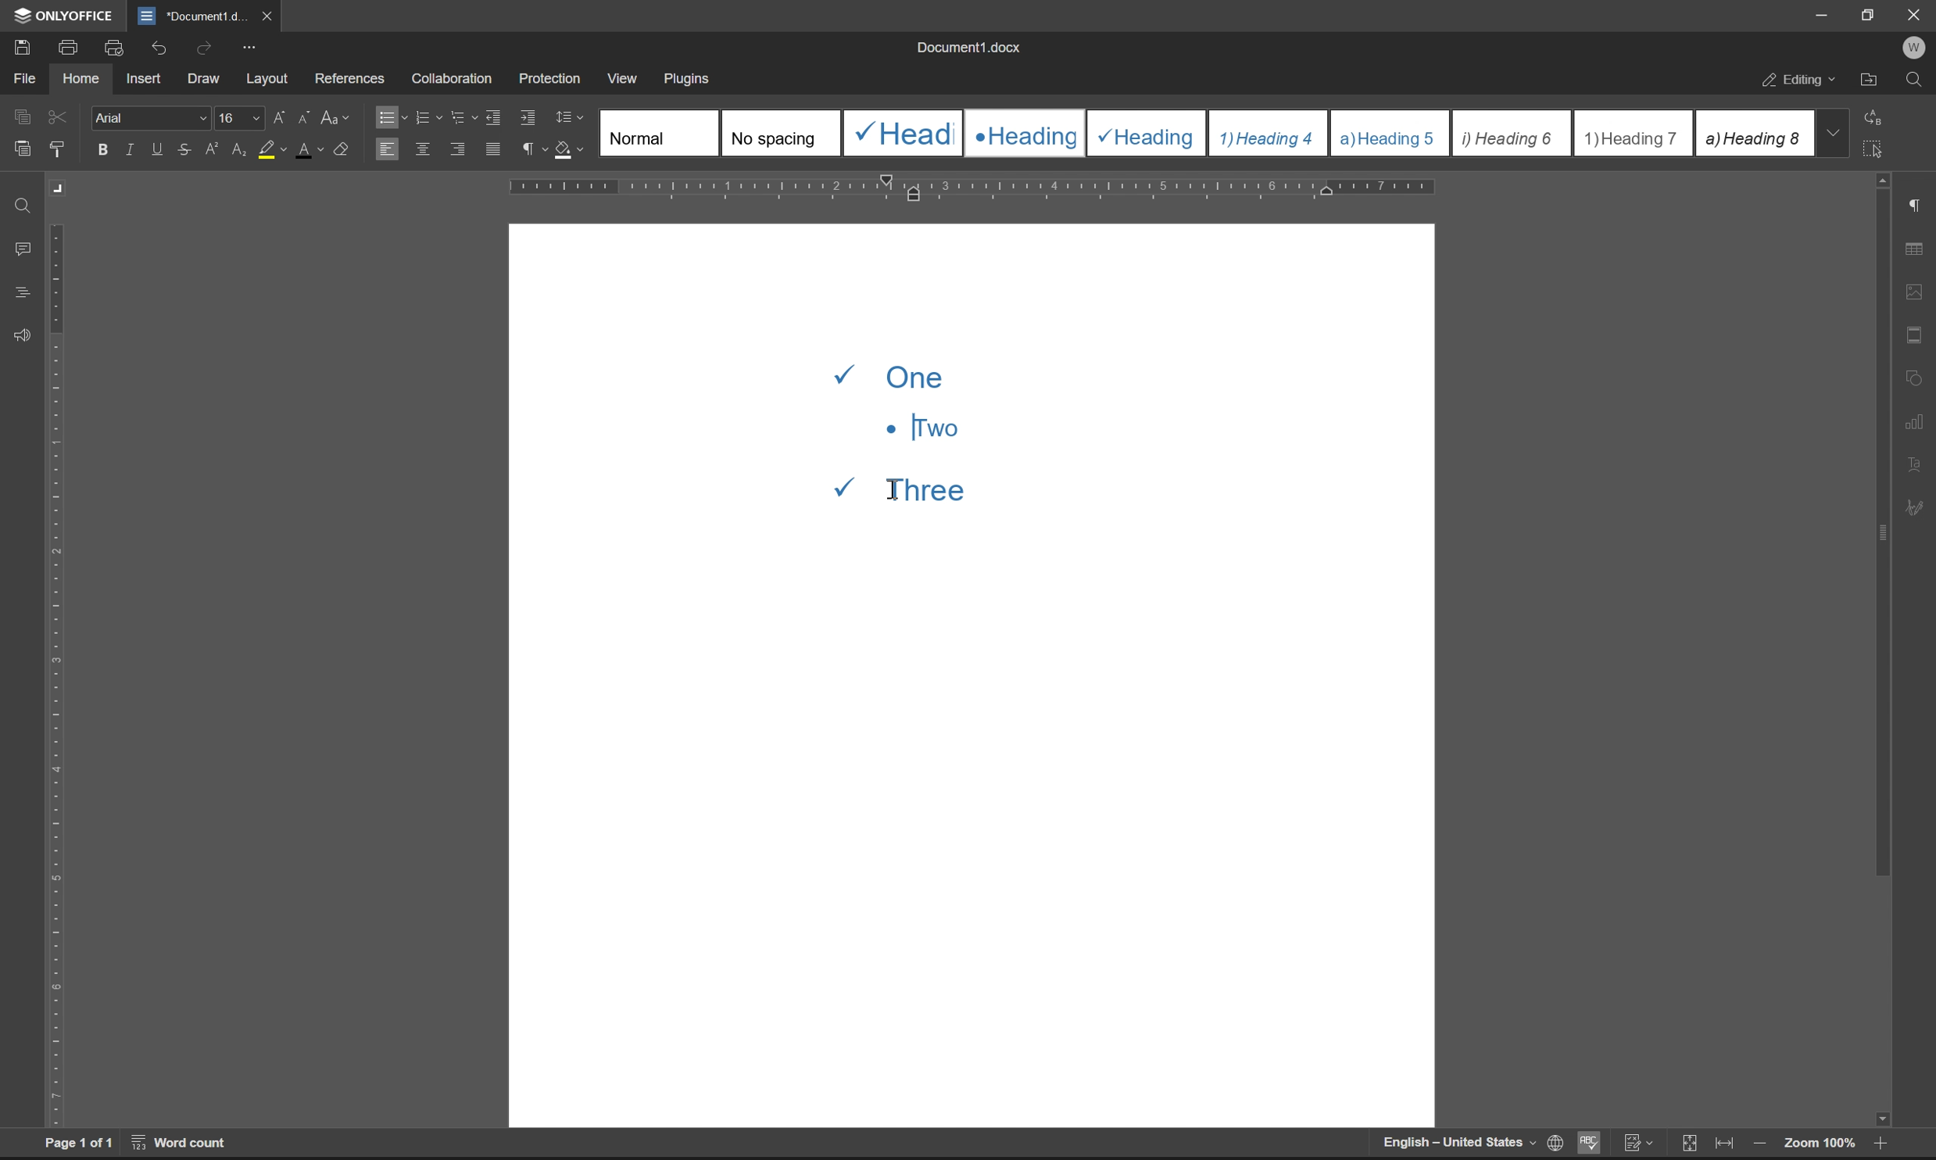 This screenshot has height=1160, width=1936. I want to click on set document language, so click(1552, 1143).